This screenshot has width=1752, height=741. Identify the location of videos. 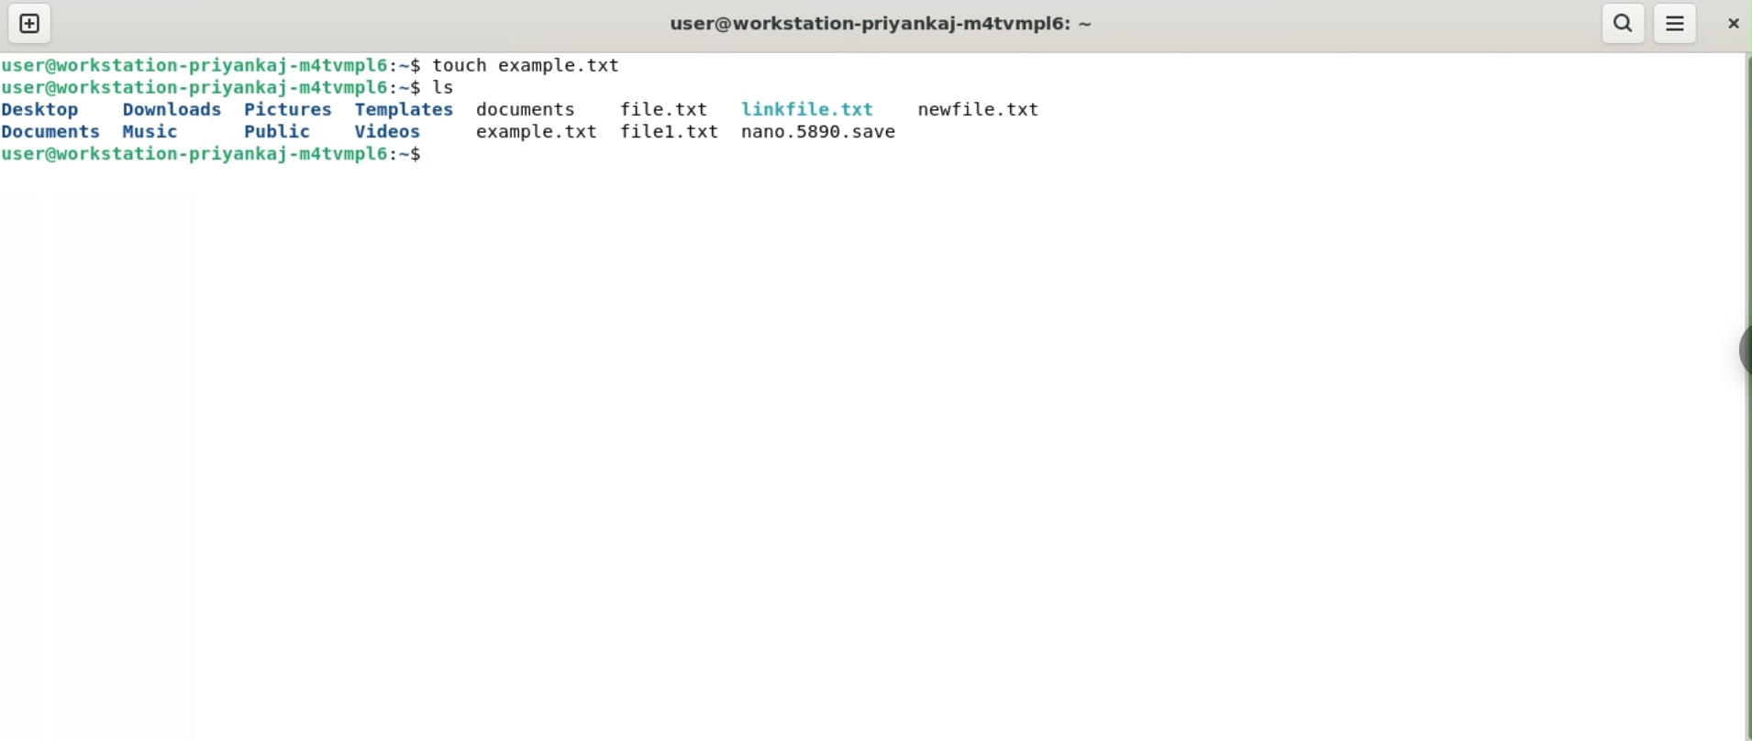
(388, 131).